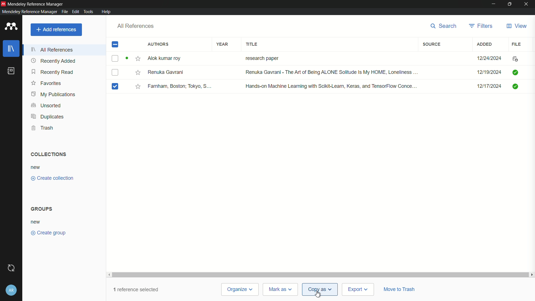 Image resolution: width=535 pixels, height=301 pixels. I want to click on book, so click(11, 71).